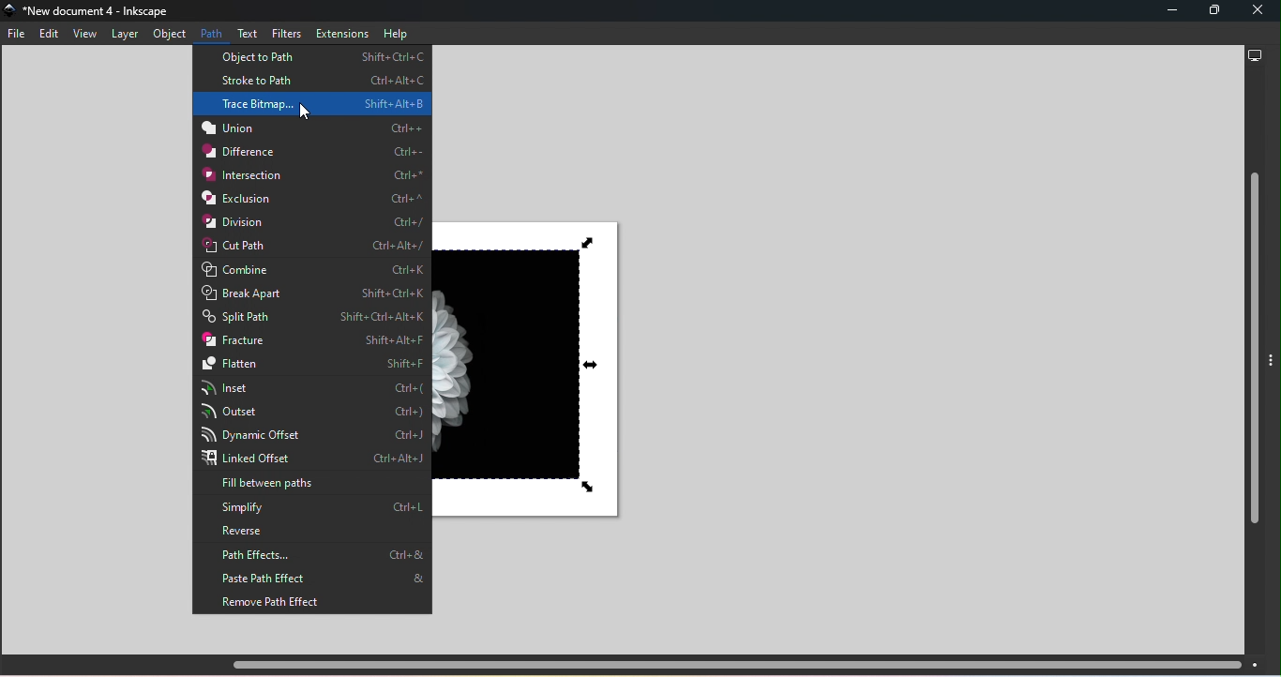 The width and height of the screenshot is (1281, 677). Describe the element at coordinates (313, 366) in the screenshot. I see `Flatten` at that location.